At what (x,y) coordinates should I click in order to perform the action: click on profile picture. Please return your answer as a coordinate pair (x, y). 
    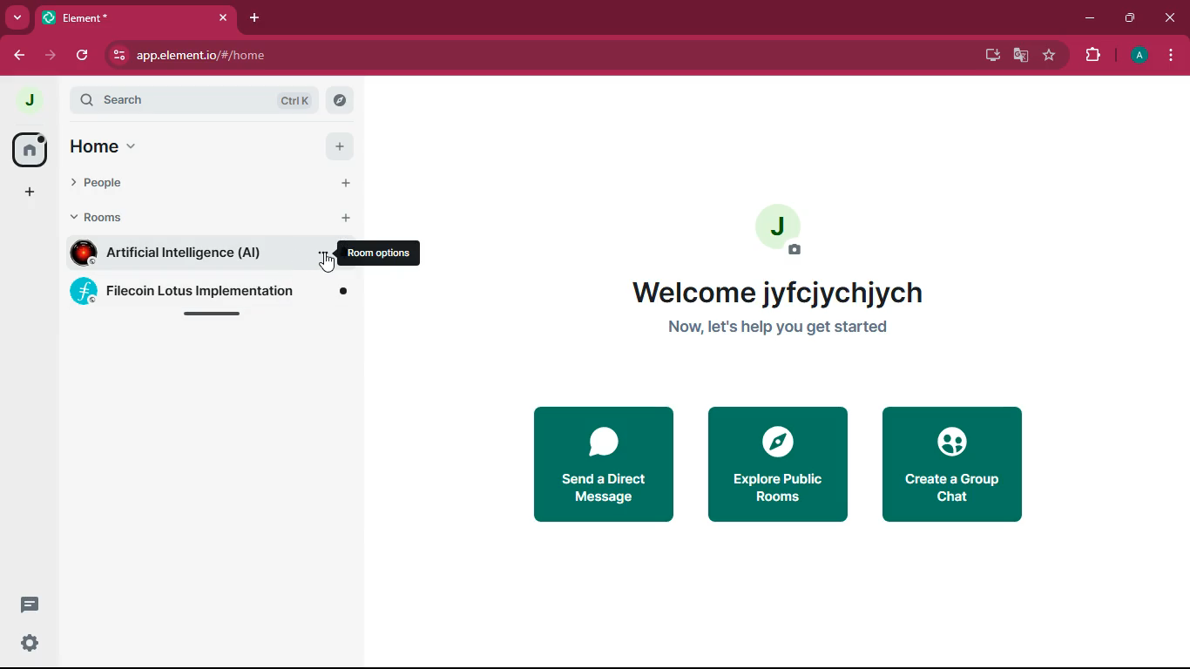
    Looking at the image, I should click on (33, 102).